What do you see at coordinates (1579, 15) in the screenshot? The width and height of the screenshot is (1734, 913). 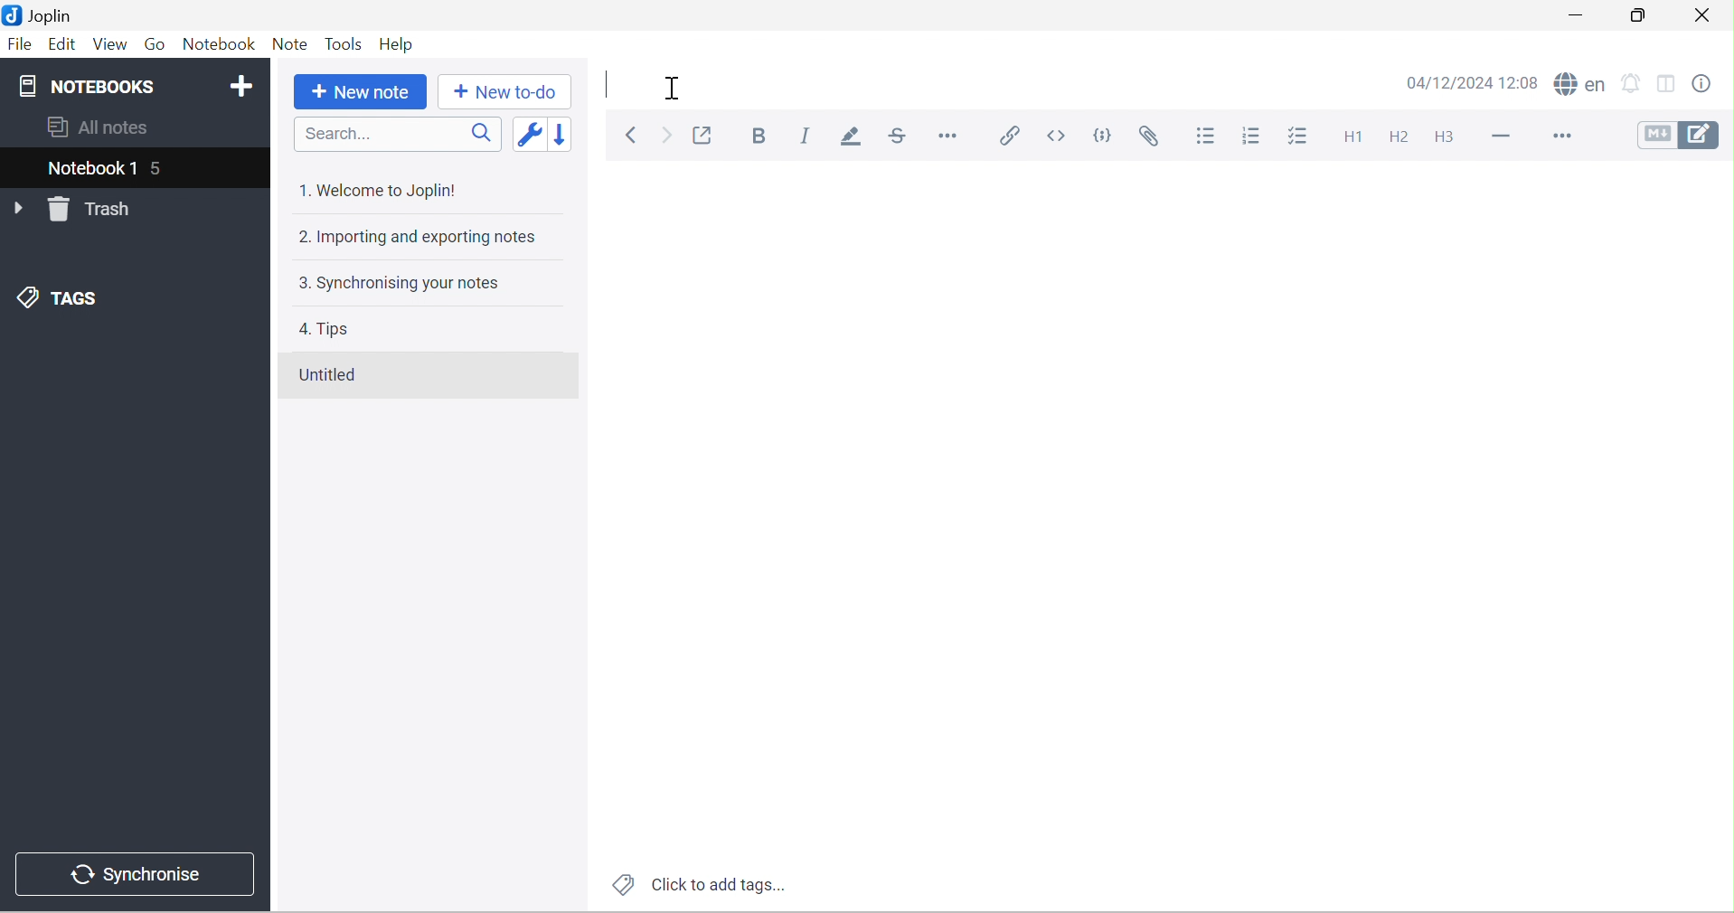 I see `Minimize` at bounding box center [1579, 15].